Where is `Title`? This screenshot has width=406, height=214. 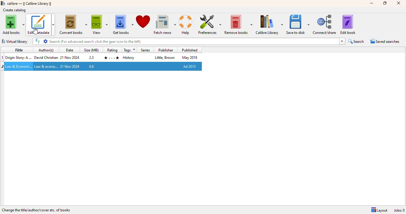 Title is located at coordinates (19, 57).